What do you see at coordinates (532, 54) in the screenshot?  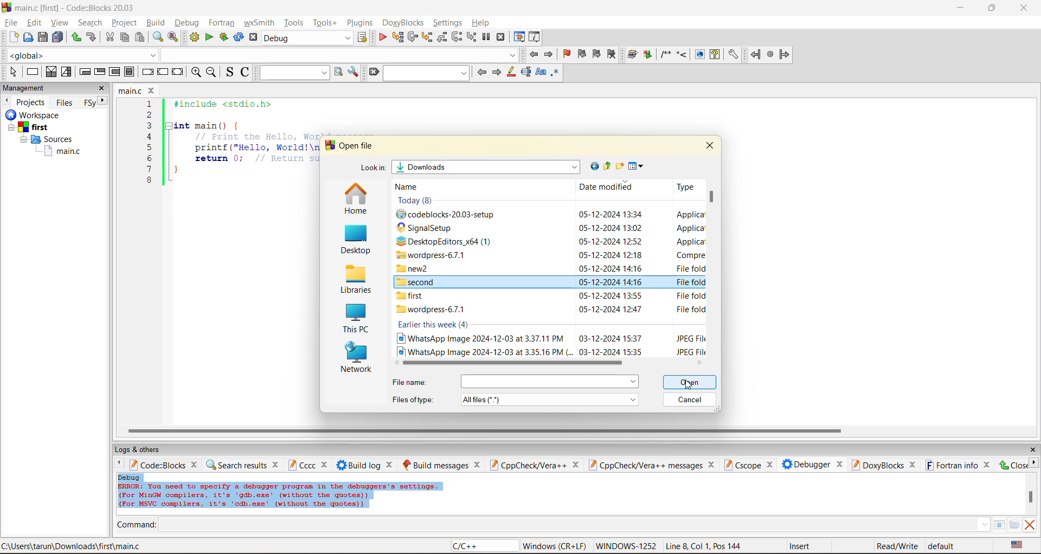 I see `jump back` at bounding box center [532, 54].